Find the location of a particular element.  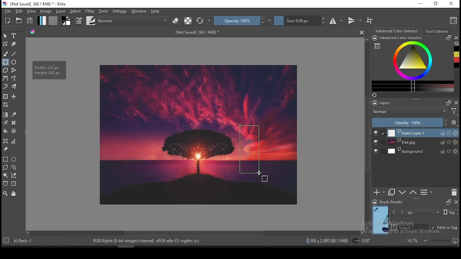

blending mode is located at coordinates (416, 112).